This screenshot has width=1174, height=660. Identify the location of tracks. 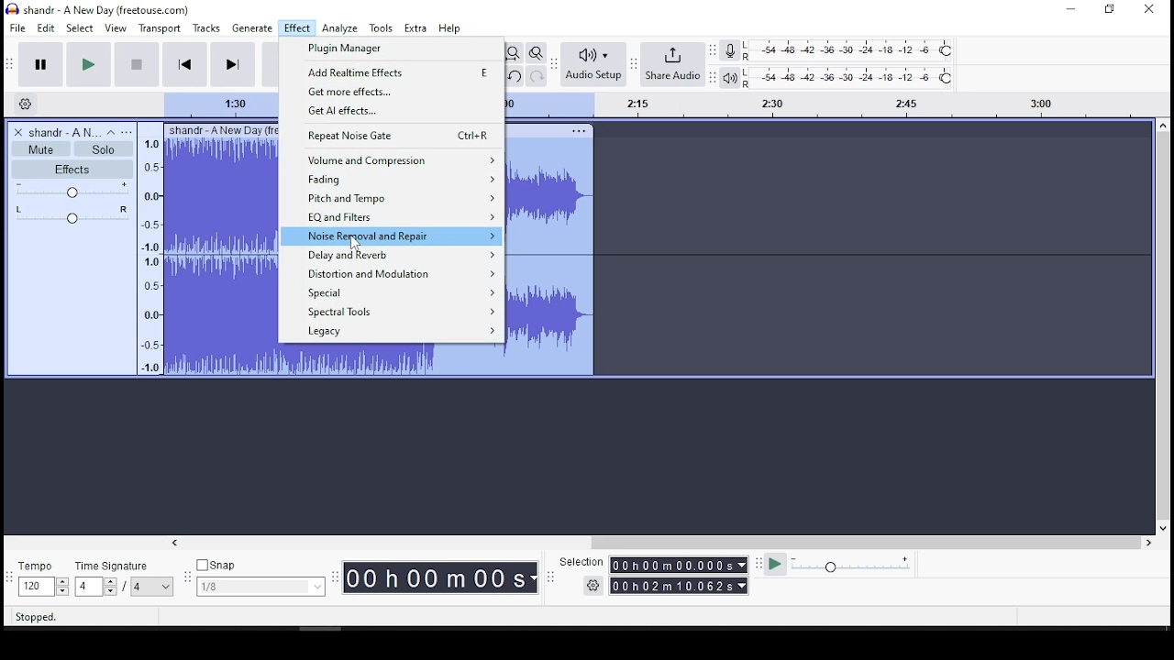
(206, 28).